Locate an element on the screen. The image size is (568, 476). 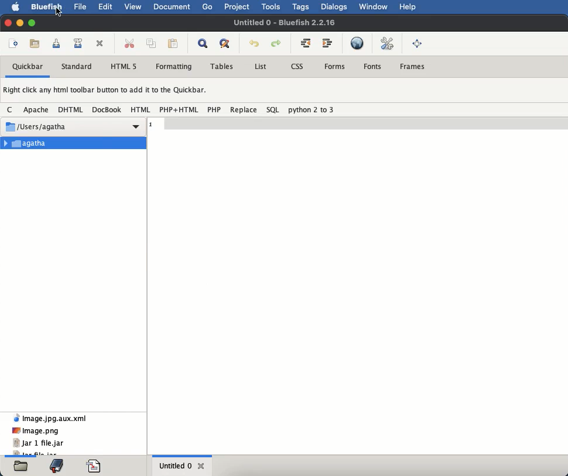
maximize is located at coordinates (32, 22).